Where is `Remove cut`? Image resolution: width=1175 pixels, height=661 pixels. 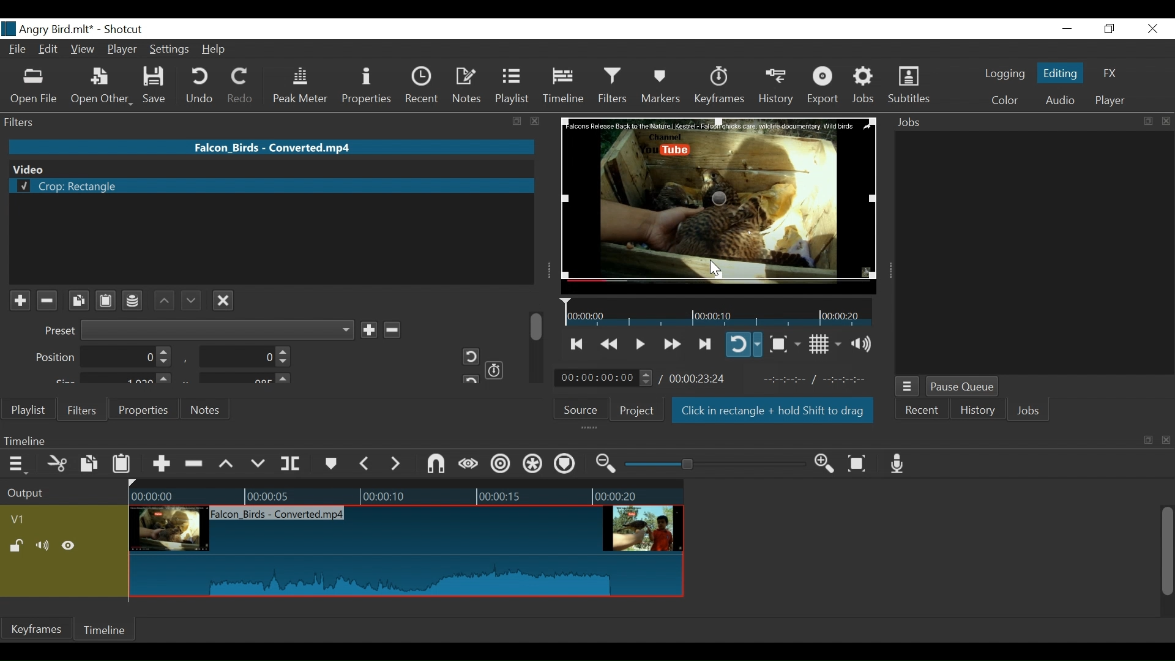
Remove cut is located at coordinates (195, 465).